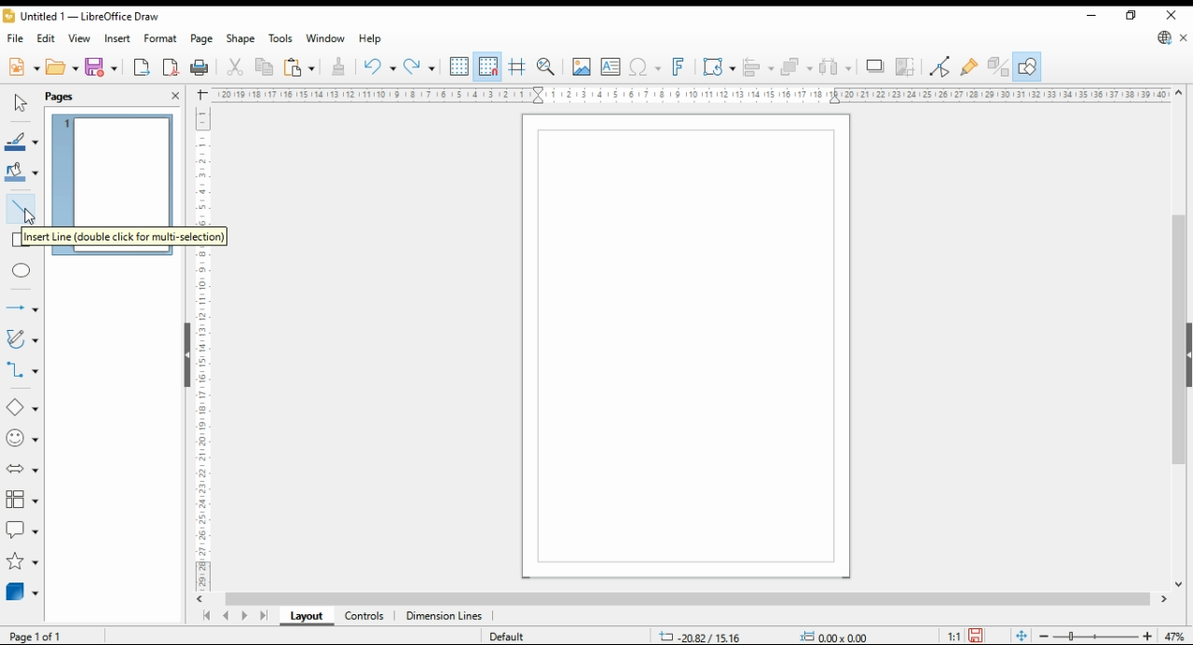 The width and height of the screenshot is (1193, 645). Describe the element at coordinates (998, 67) in the screenshot. I see `toggle extrusions` at that location.